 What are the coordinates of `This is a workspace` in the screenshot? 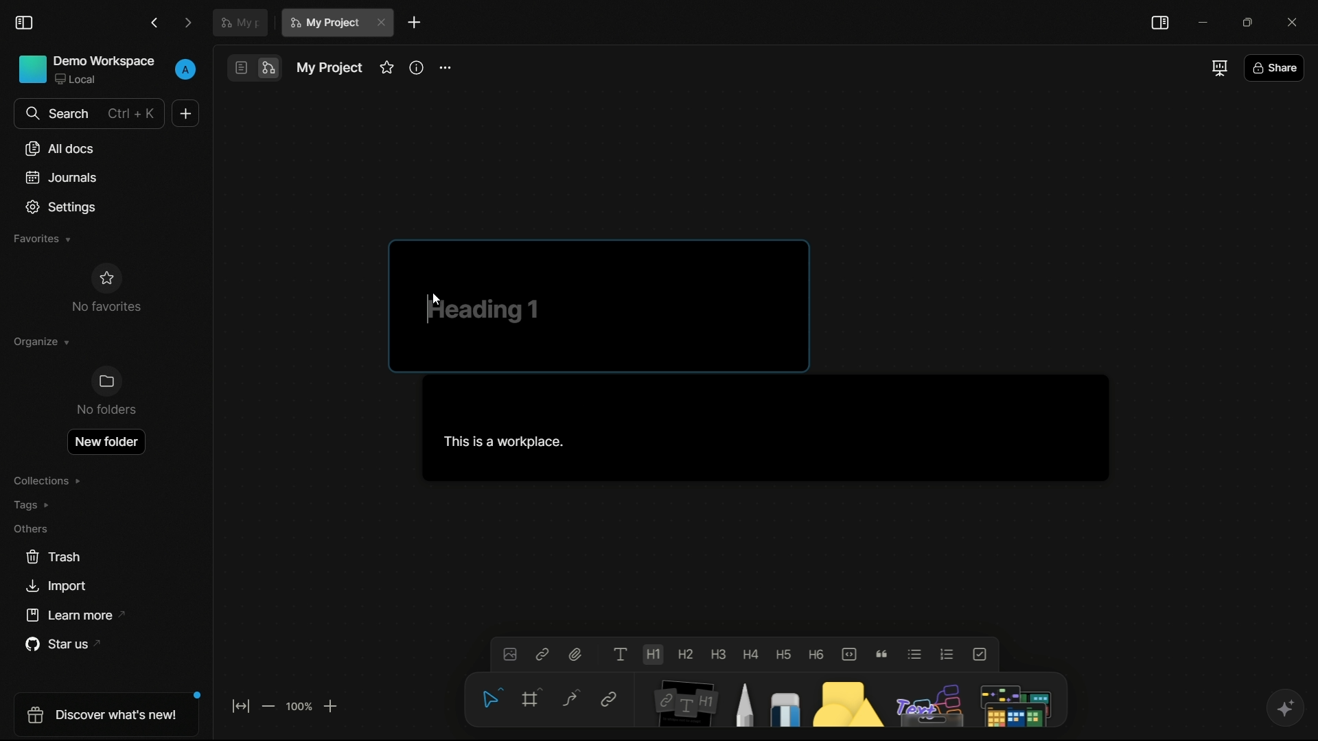 It's located at (761, 428).